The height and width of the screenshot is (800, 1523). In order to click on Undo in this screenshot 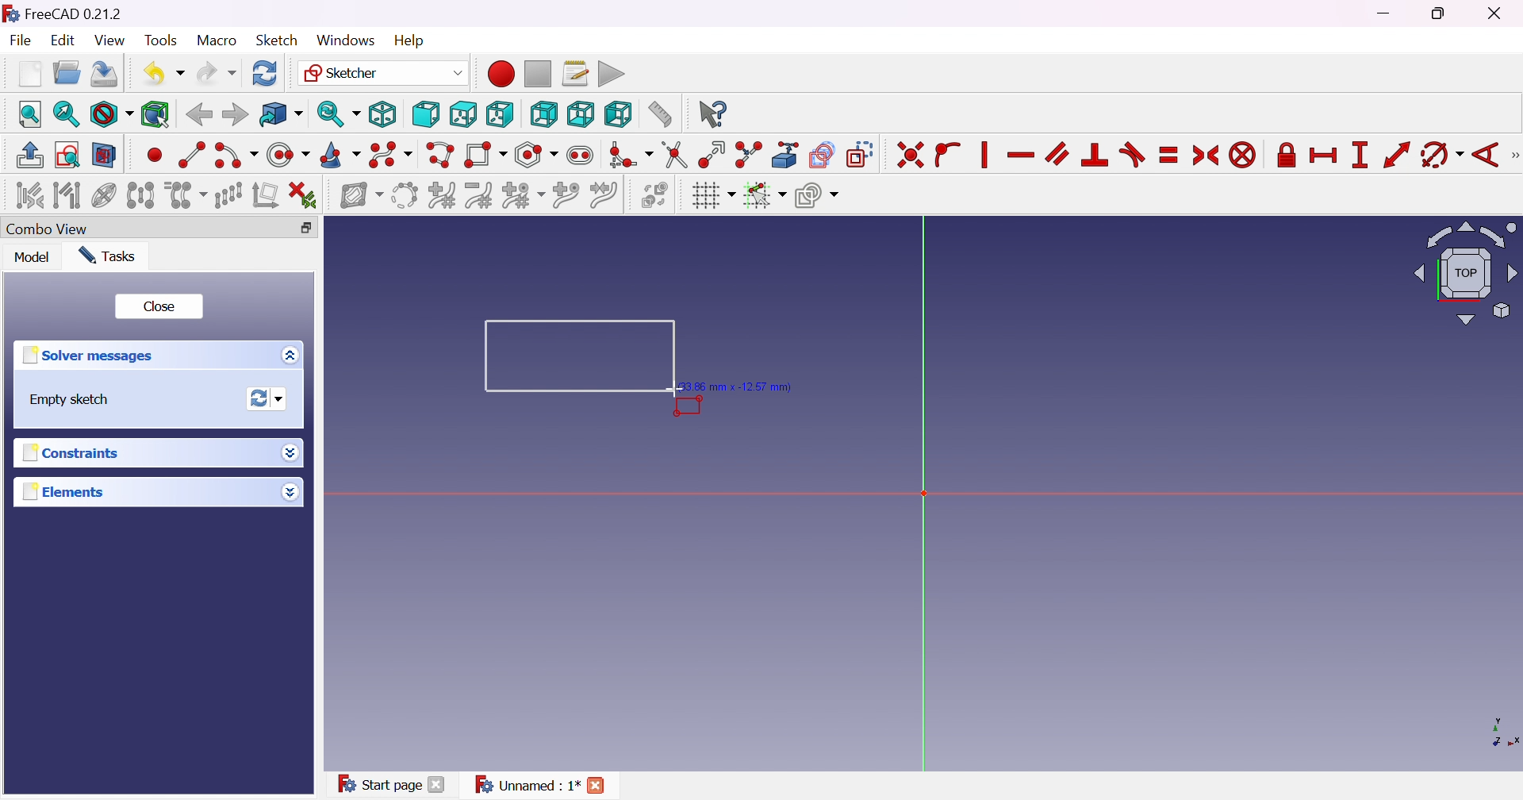, I will do `click(163, 73)`.